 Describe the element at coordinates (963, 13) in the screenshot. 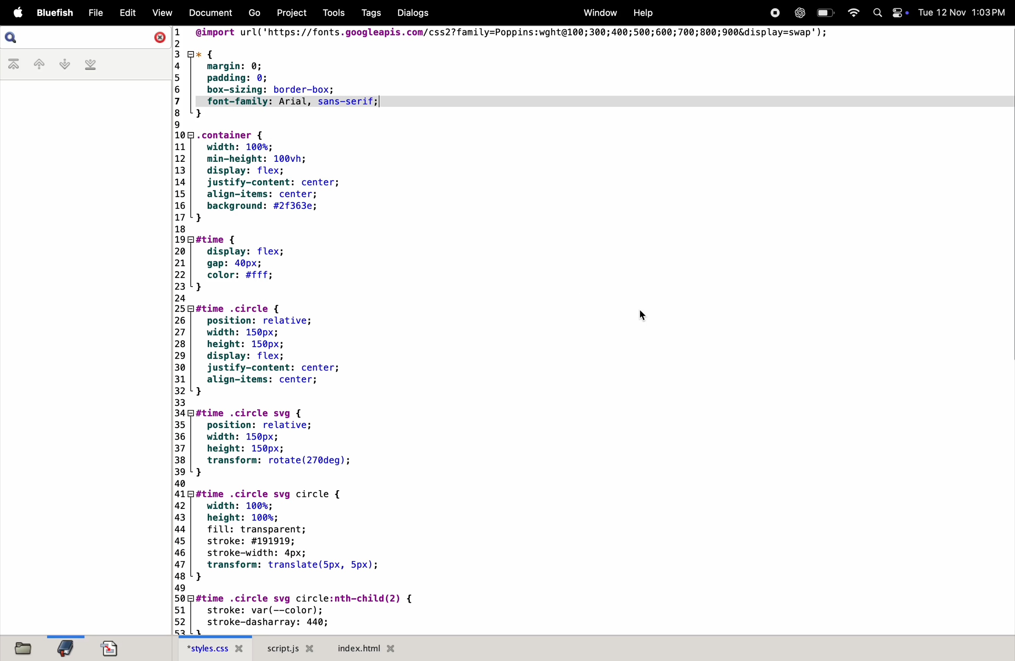

I see `Tue 12 Nov 1:03PM` at that location.